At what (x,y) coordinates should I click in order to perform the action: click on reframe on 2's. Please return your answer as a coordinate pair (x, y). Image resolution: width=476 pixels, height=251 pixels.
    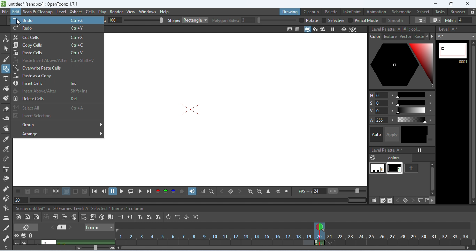
    Looking at the image, I should click on (149, 217).